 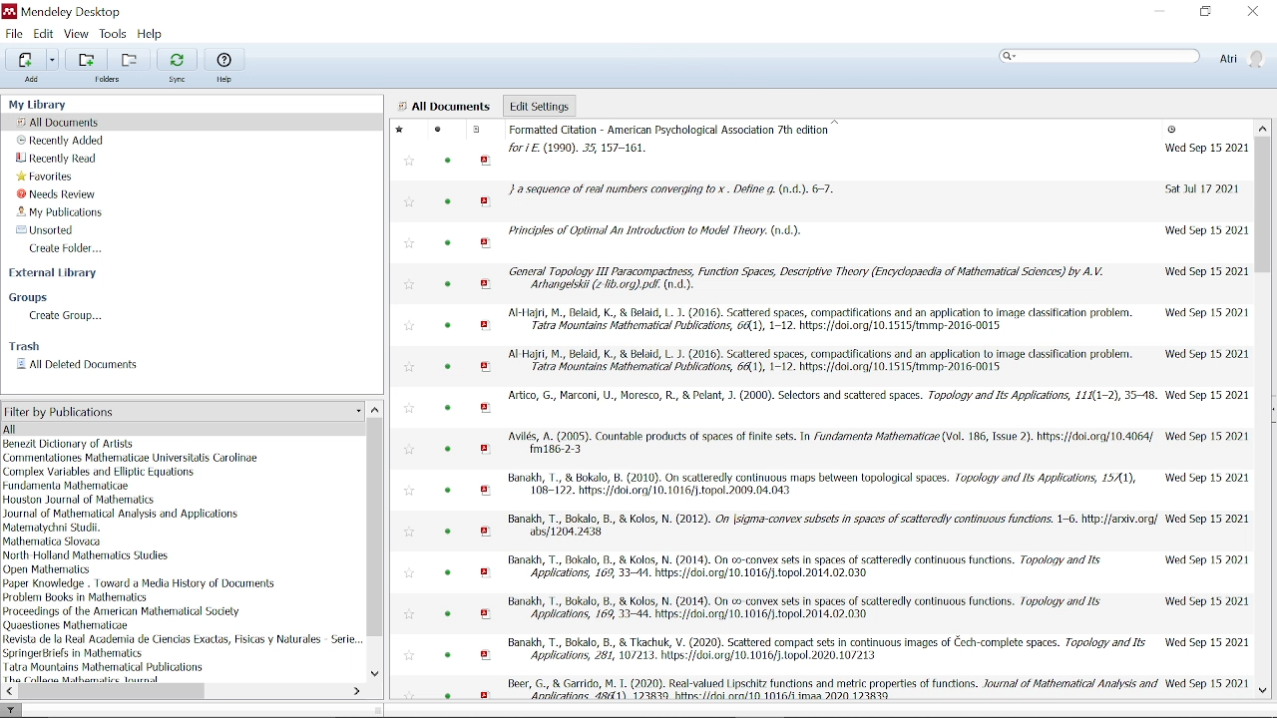 What do you see at coordinates (476, 130) in the screenshot?
I see `document` at bounding box center [476, 130].